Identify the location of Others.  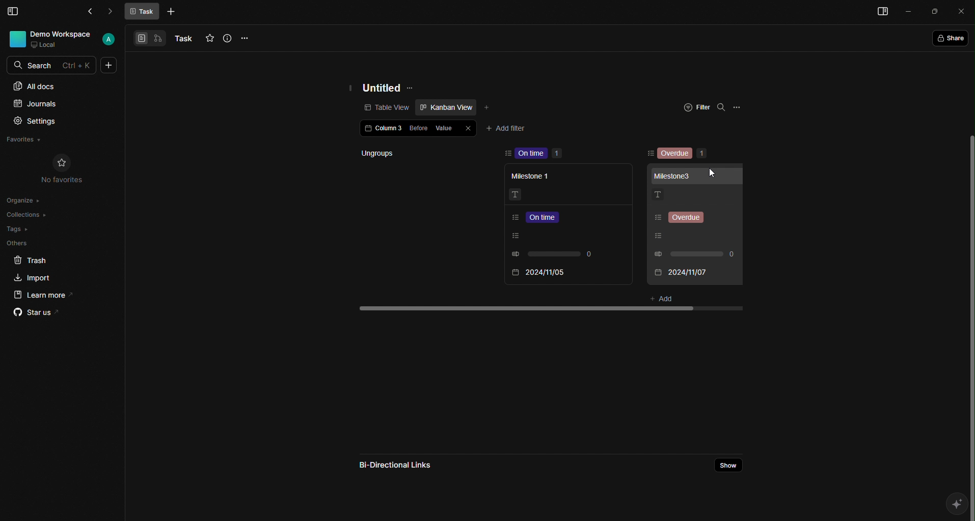
(17, 244).